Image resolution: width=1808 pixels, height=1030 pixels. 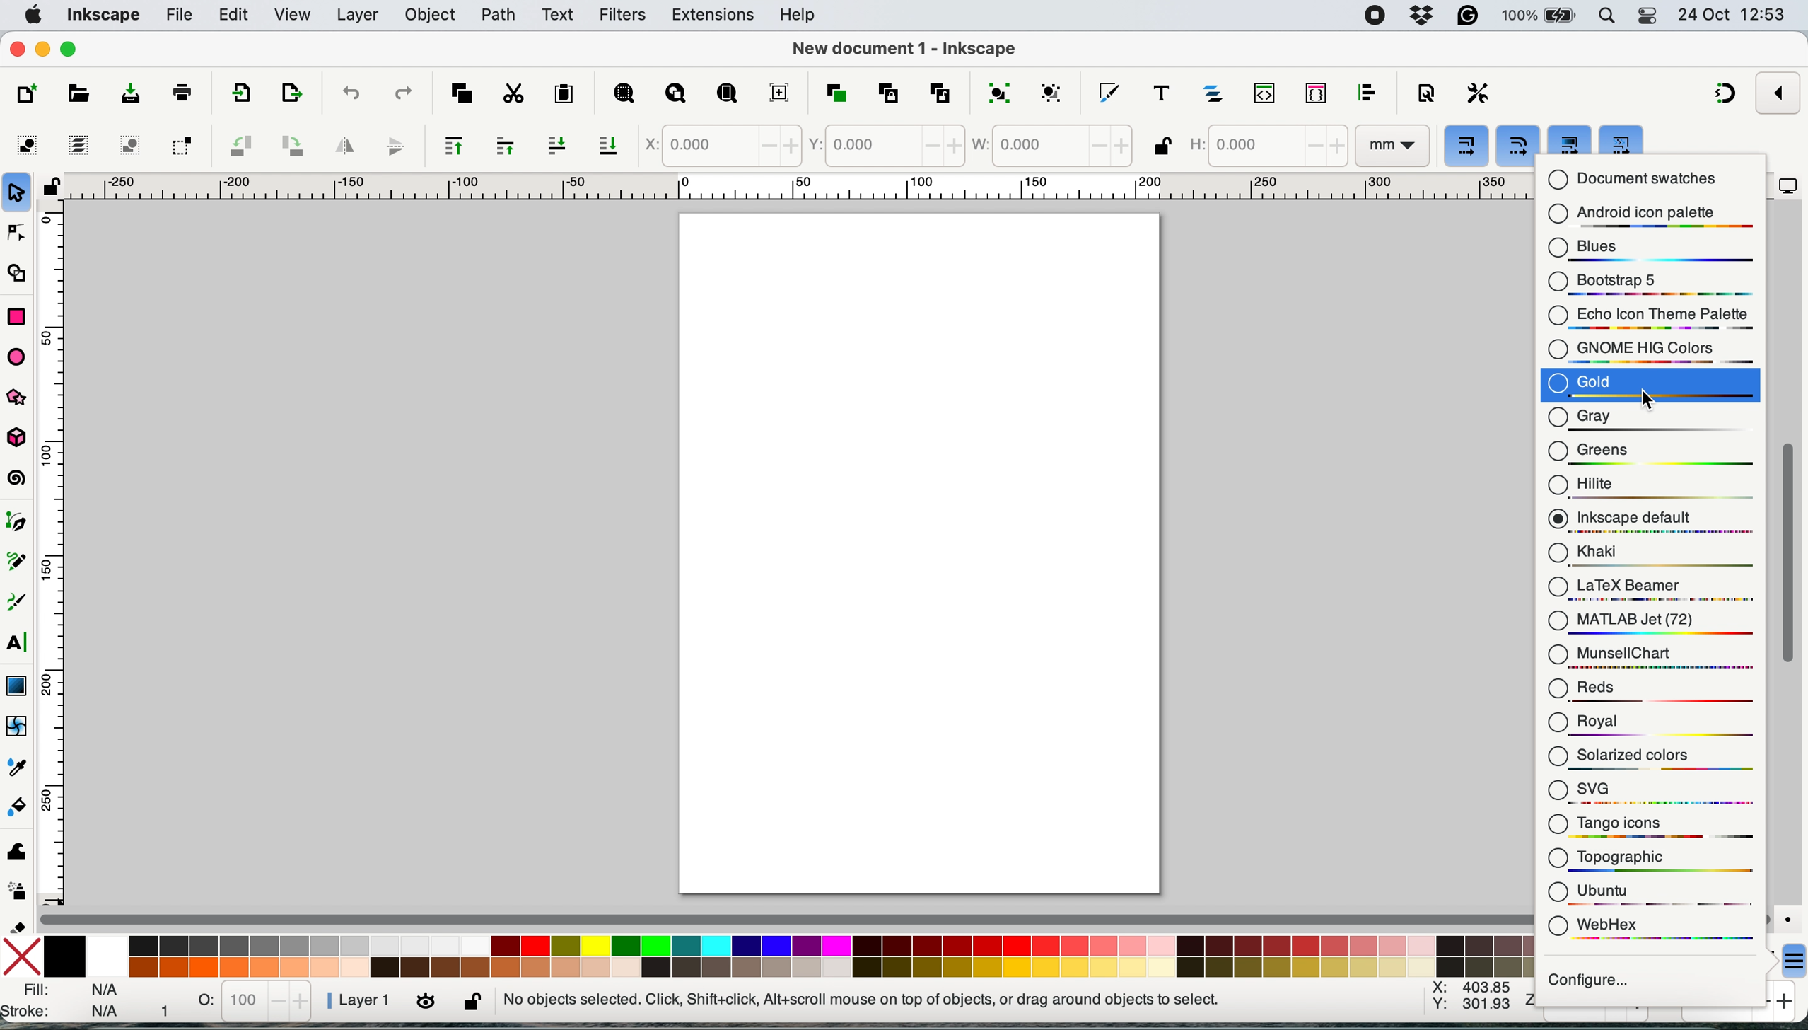 What do you see at coordinates (1426, 14) in the screenshot?
I see `dropbox` at bounding box center [1426, 14].